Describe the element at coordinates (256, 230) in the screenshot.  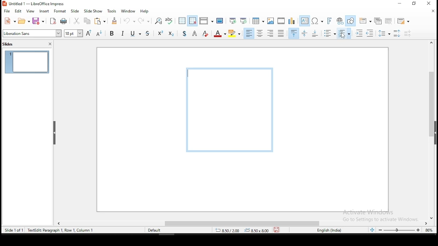
I see `0.00x0.00` at that location.